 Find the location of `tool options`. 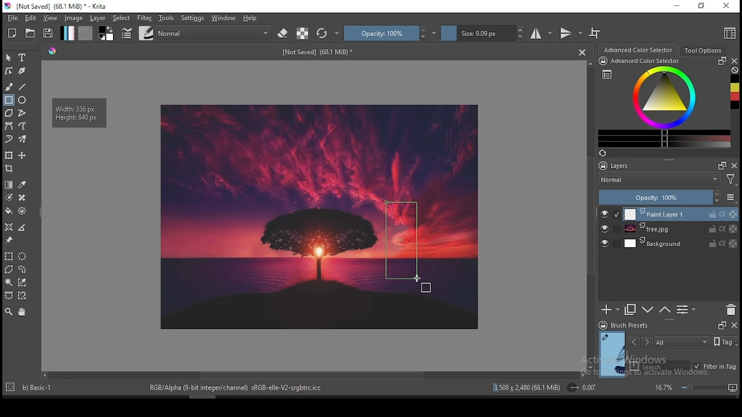

tool options is located at coordinates (702, 50).